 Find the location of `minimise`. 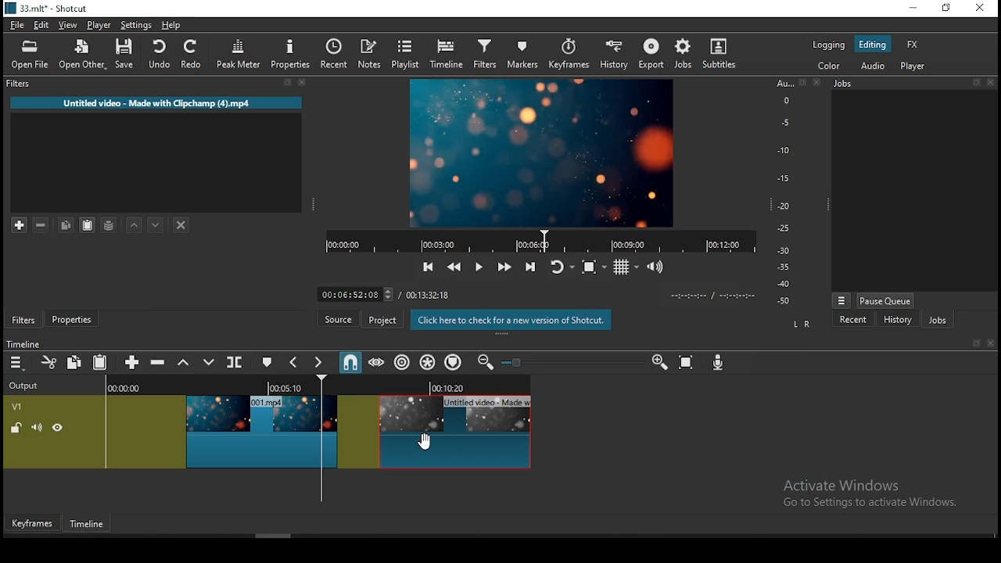

minimise is located at coordinates (917, 9).